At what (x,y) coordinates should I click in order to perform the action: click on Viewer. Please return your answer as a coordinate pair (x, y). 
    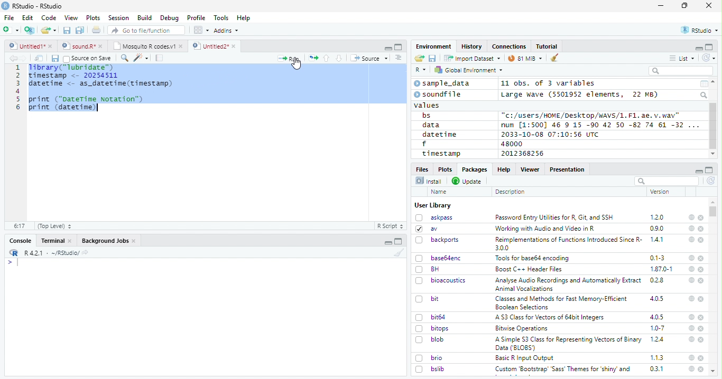
    Looking at the image, I should click on (530, 169).